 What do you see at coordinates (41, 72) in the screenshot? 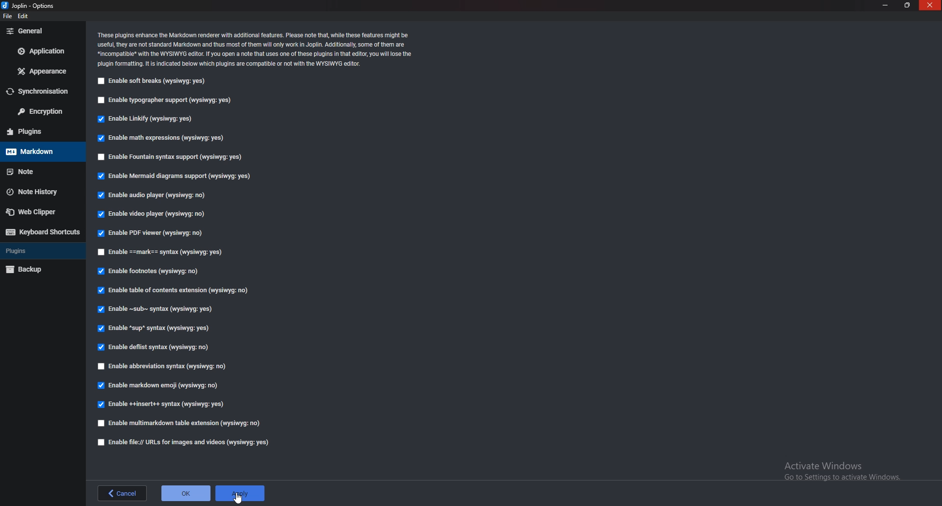
I see `Appearance` at bounding box center [41, 72].